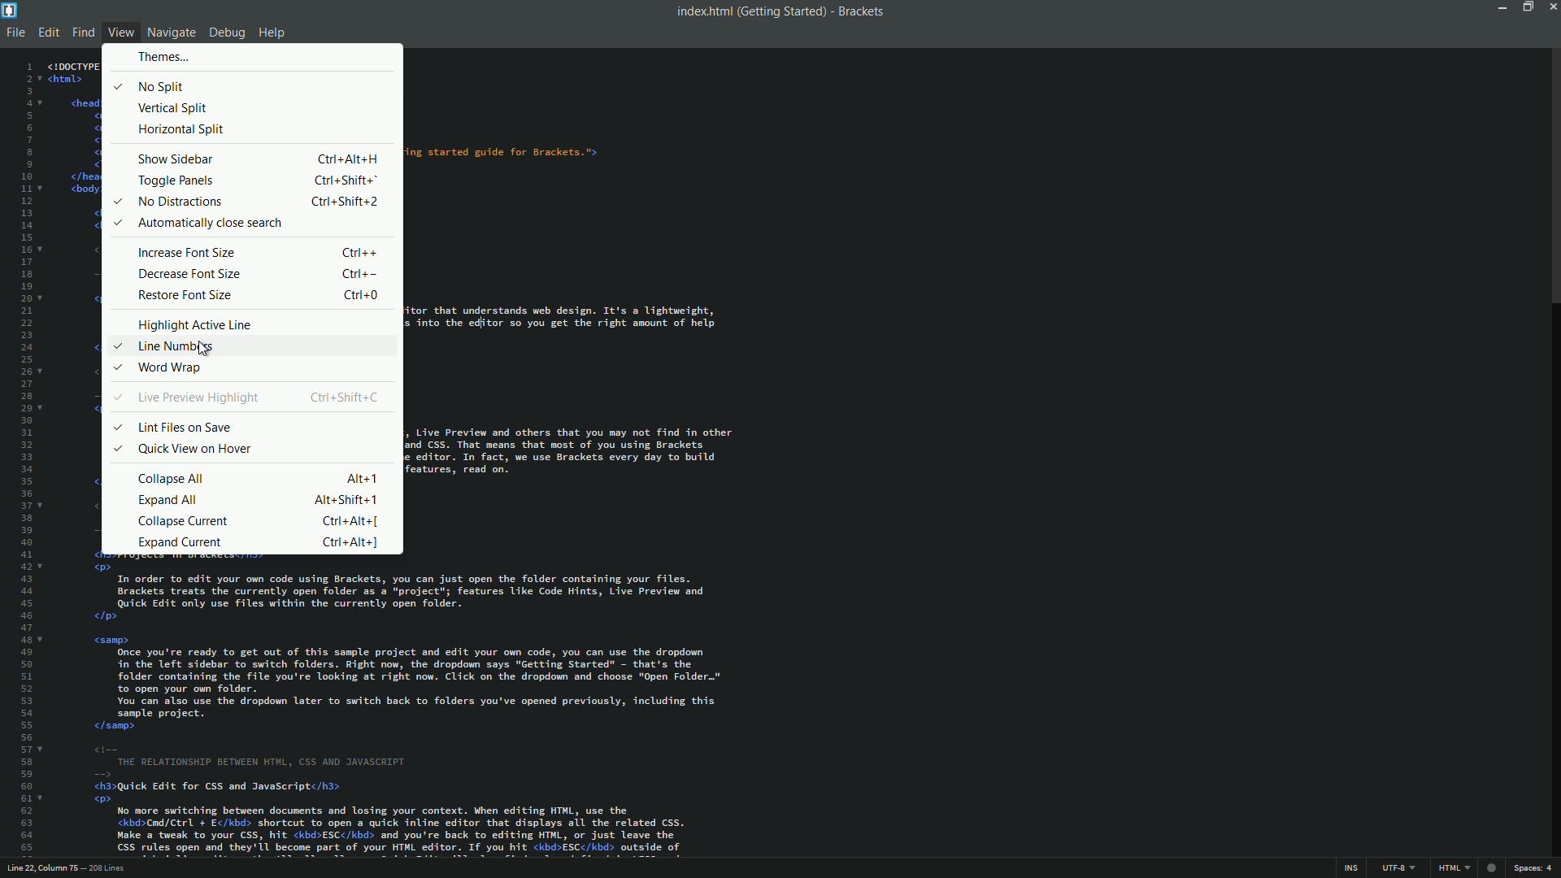  What do you see at coordinates (246, 202) in the screenshot?
I see `No Distractions Ctrl+Shift+2` at bounding box center [246, 202].